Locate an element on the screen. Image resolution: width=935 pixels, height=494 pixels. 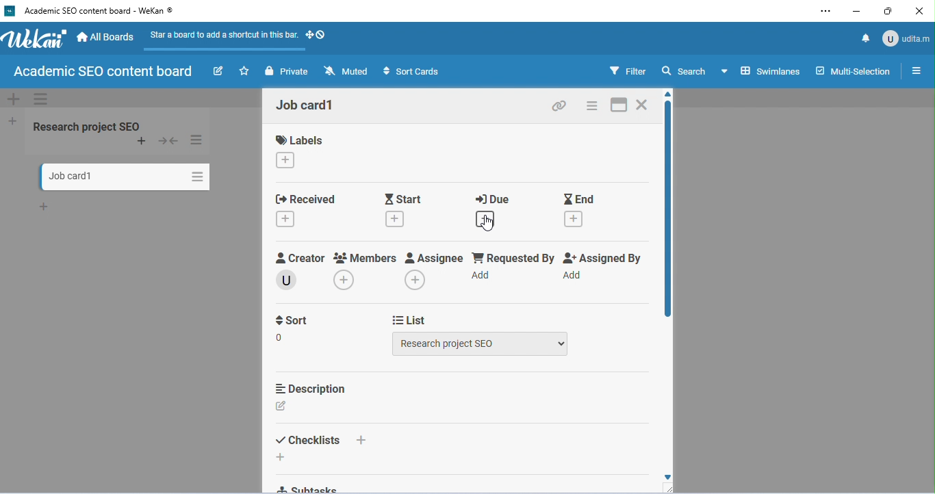
select list is located at coordinates (481, 345).